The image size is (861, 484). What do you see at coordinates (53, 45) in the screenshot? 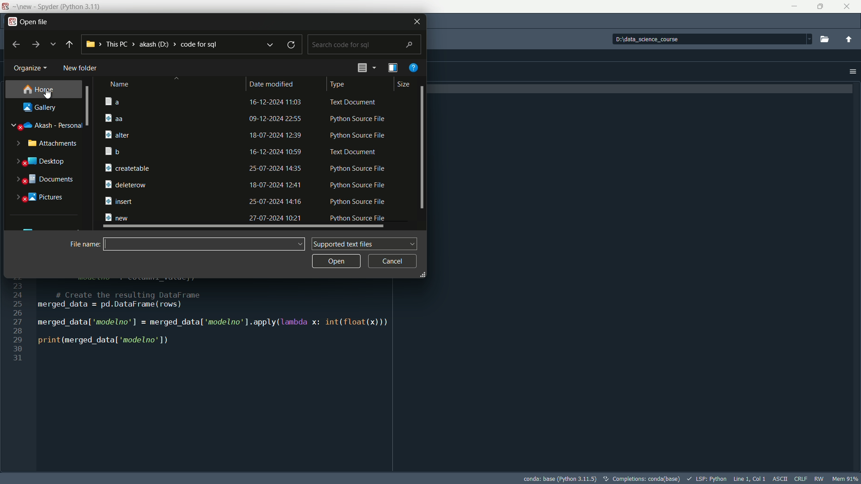
I see `recent locations` at bounding box center [53, 45].